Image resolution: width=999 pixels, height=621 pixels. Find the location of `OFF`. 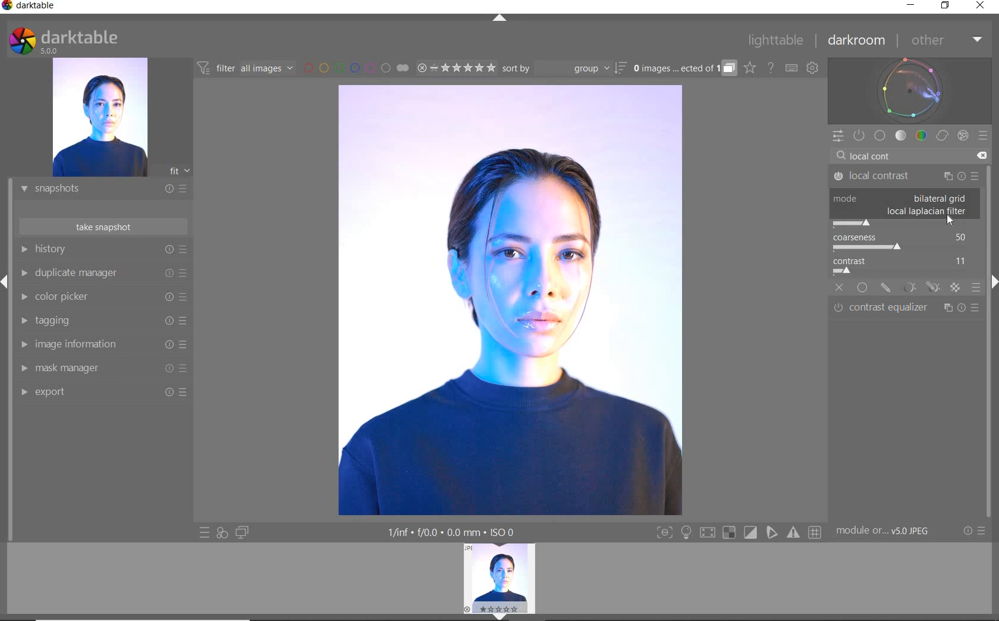

OFF is located at coordinates (839, 288).